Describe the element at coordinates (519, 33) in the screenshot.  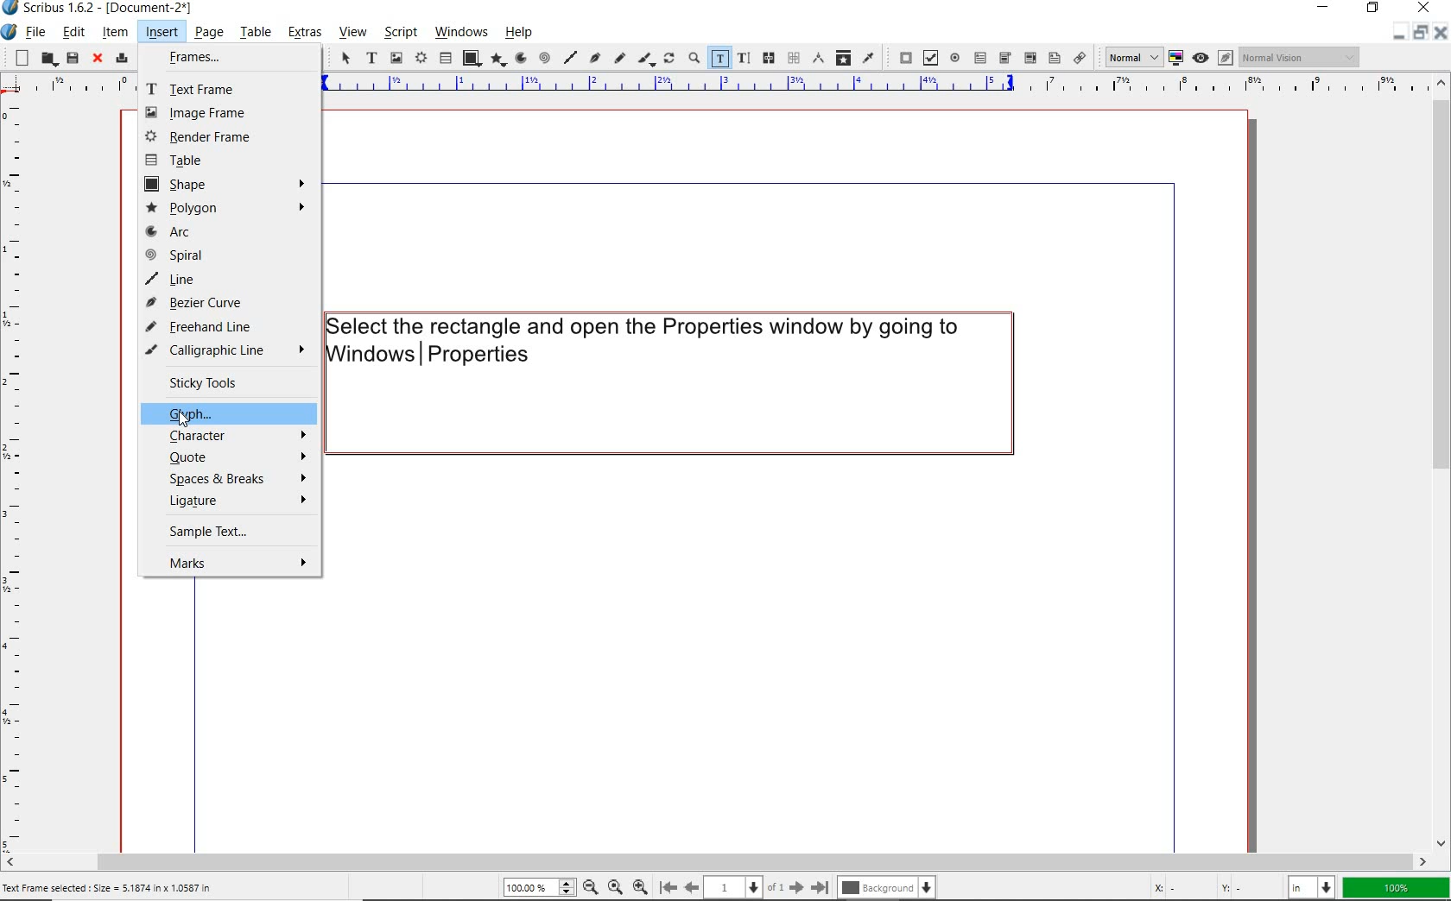
I see `help` at that location.